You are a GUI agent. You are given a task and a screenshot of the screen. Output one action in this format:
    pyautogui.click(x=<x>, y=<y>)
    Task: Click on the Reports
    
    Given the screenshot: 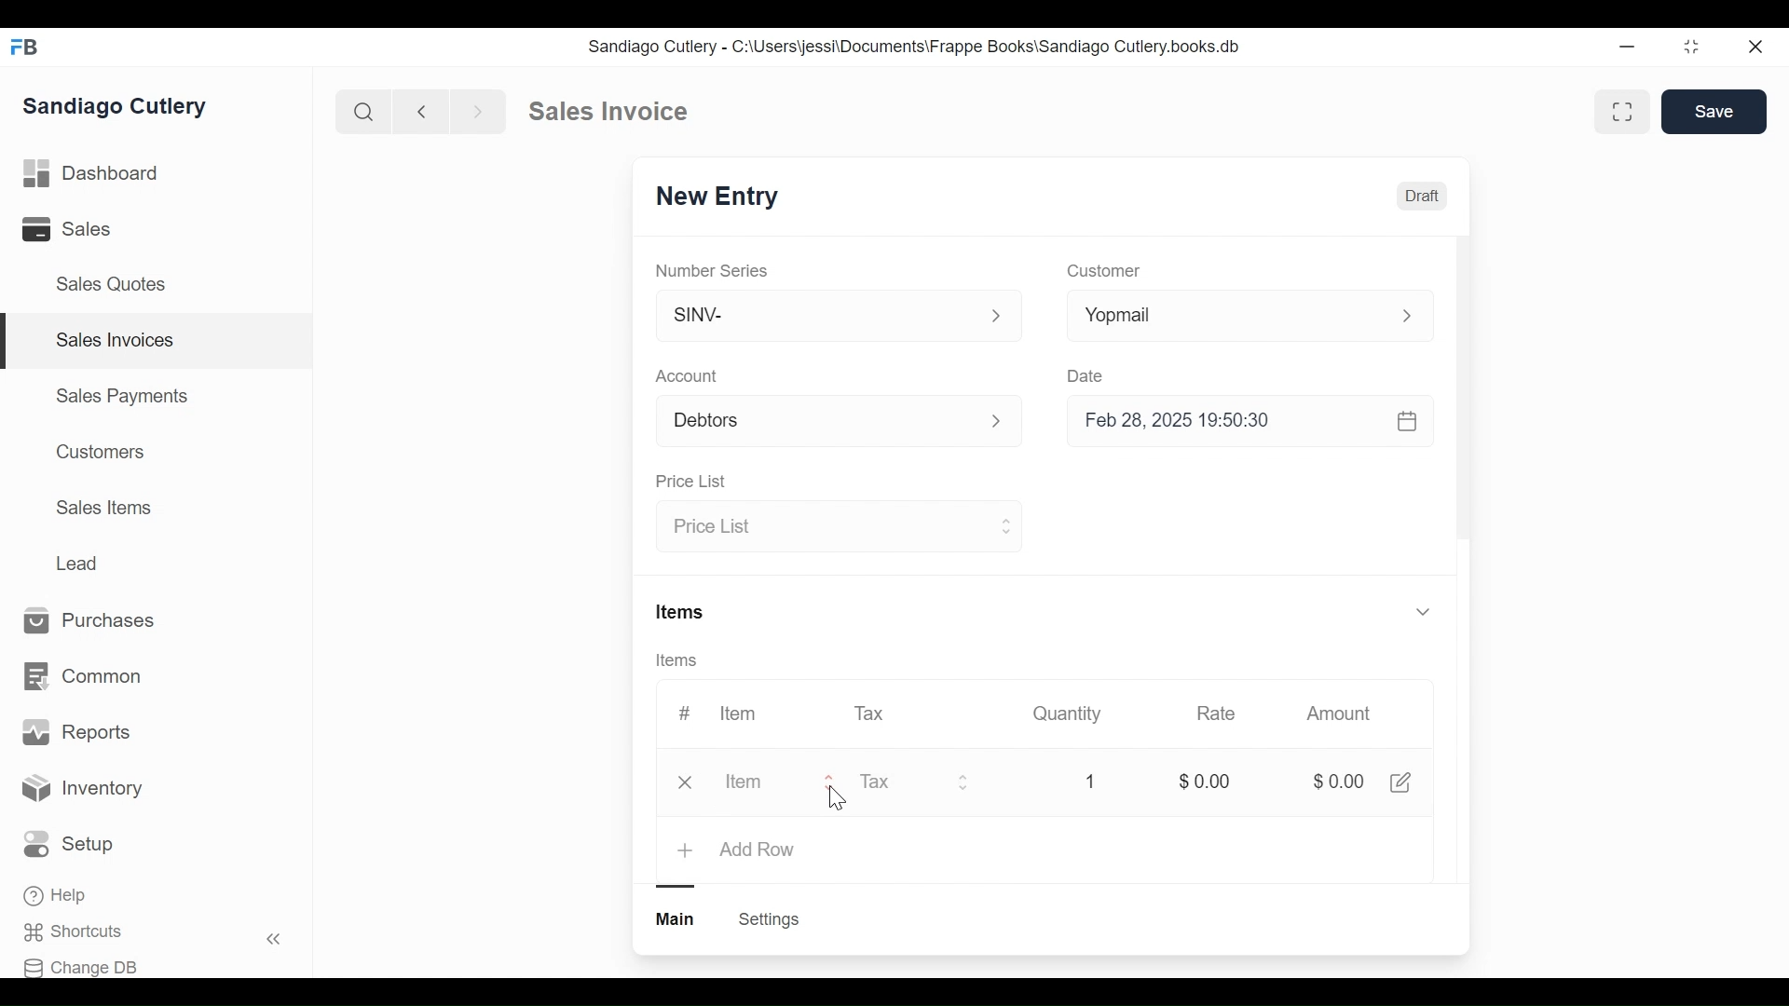 What is the action you would take?
    pyautogui.click(x=76, y=732)
    